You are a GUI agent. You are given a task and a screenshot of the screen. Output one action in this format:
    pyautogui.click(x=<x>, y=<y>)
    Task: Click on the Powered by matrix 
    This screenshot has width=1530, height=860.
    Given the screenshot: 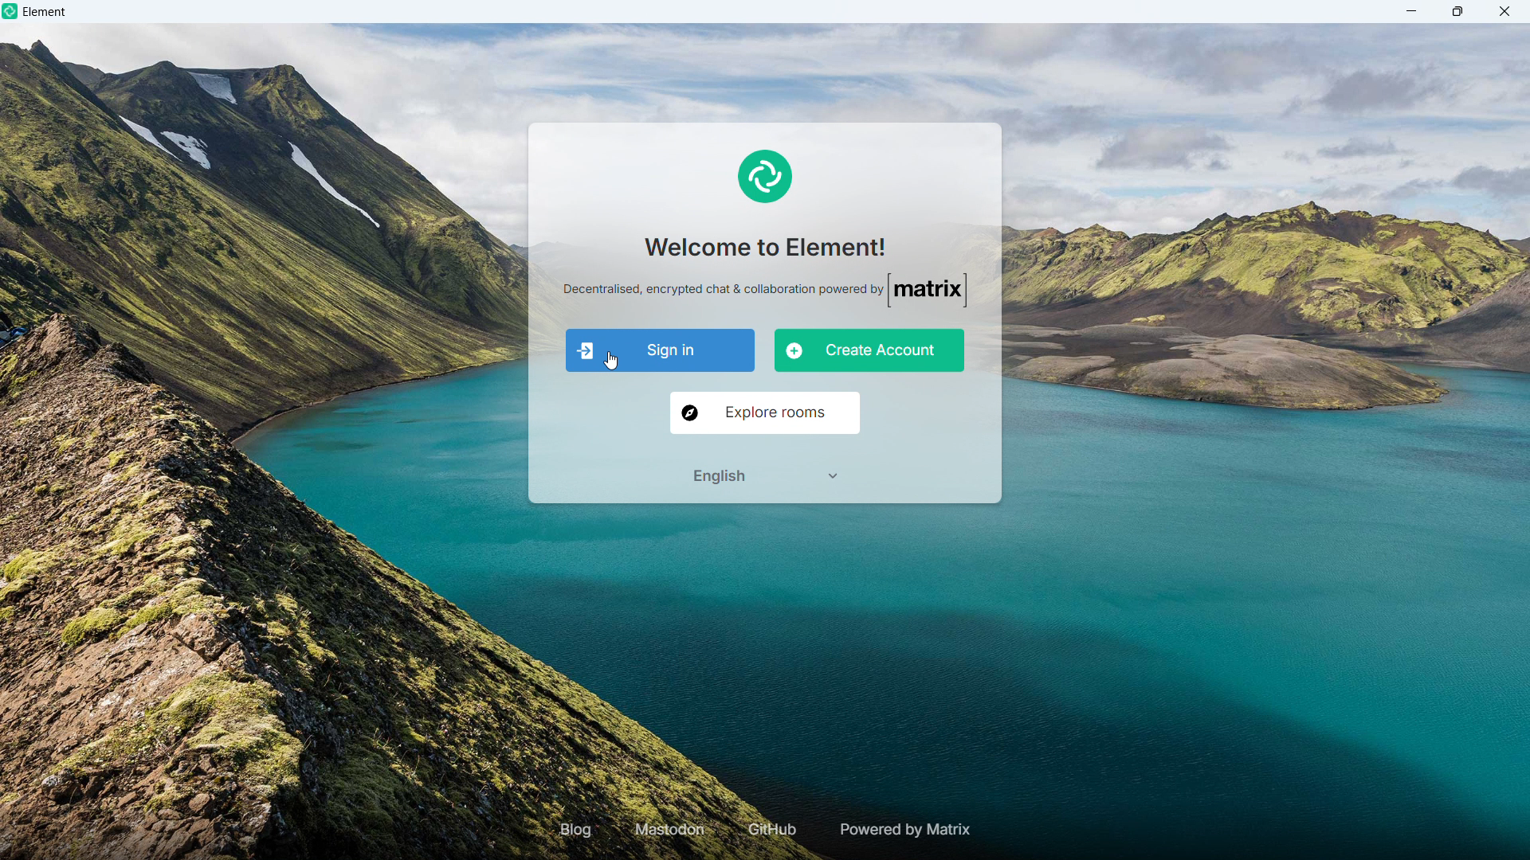 What is the action you would take?
    pyautogui.click(x=903, y=830)
    